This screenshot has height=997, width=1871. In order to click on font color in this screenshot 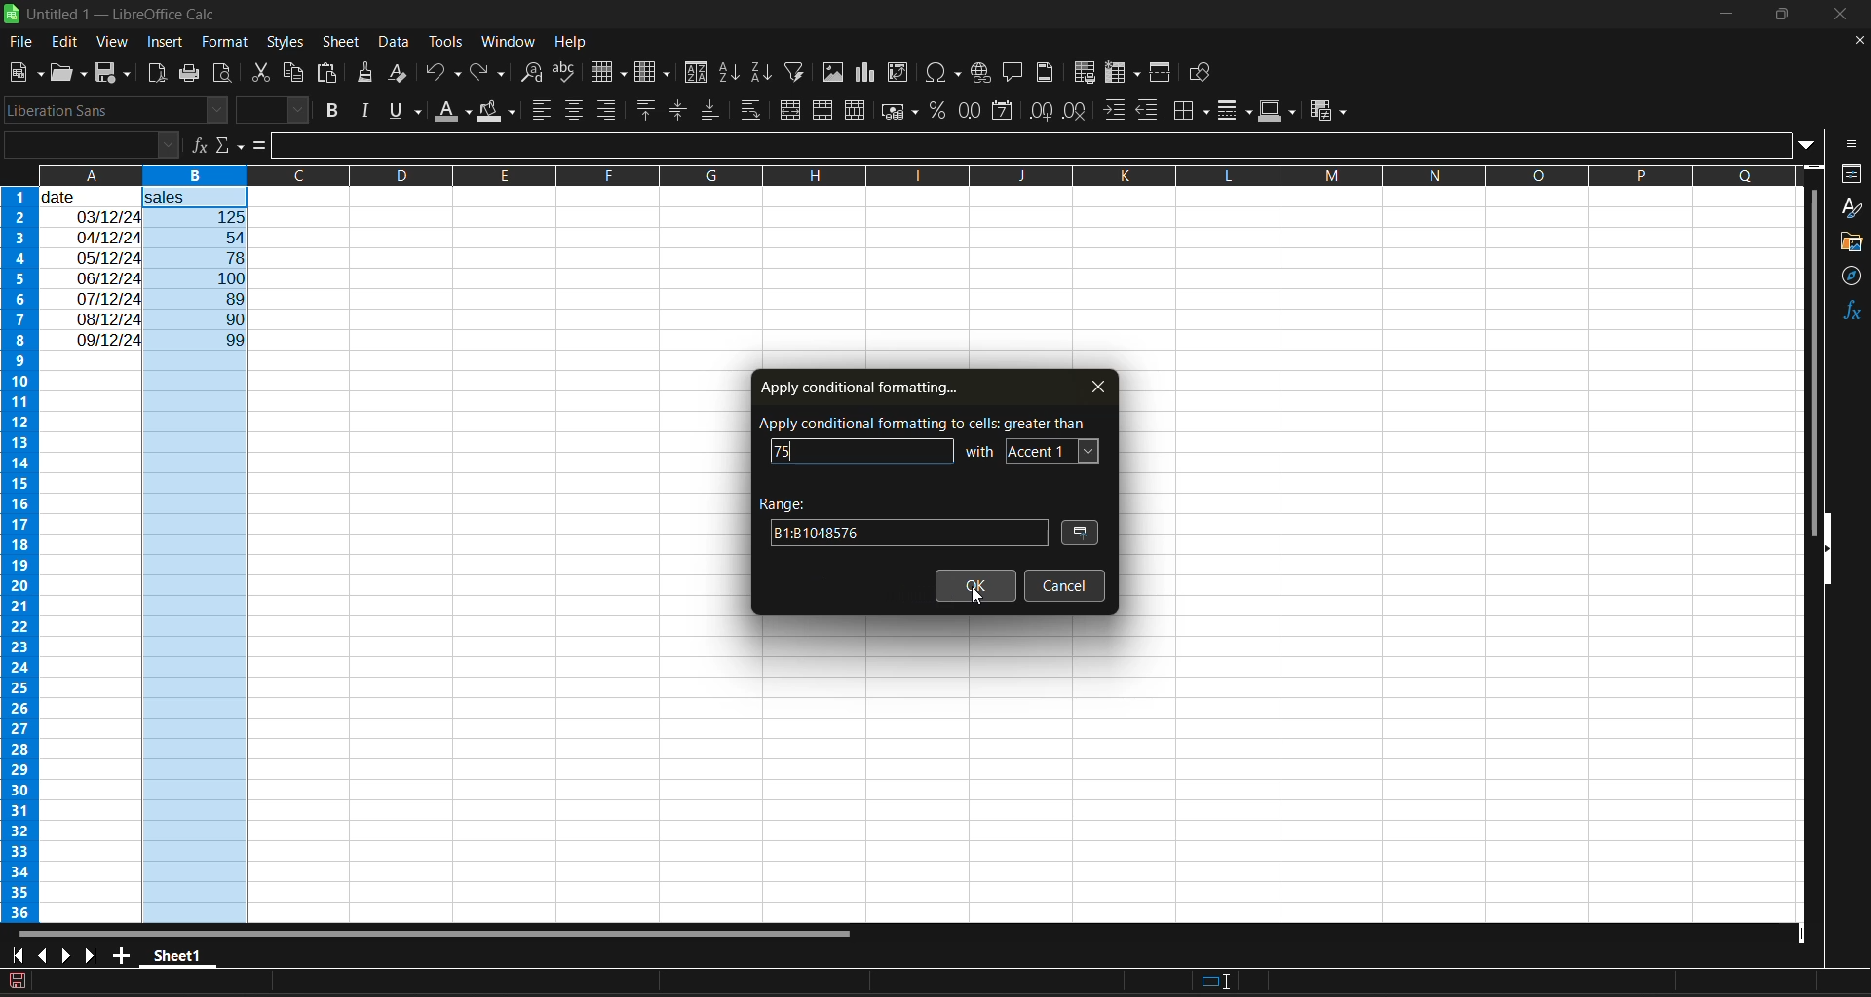, I will do `click(456, 112)`.